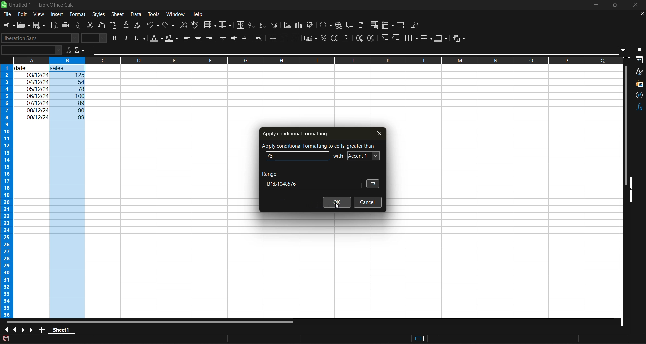 The height and width of the screenshot is (344, 646). Describe the element at coordinates (68, 50) in the screenshot. I see `function wizard` at that location.